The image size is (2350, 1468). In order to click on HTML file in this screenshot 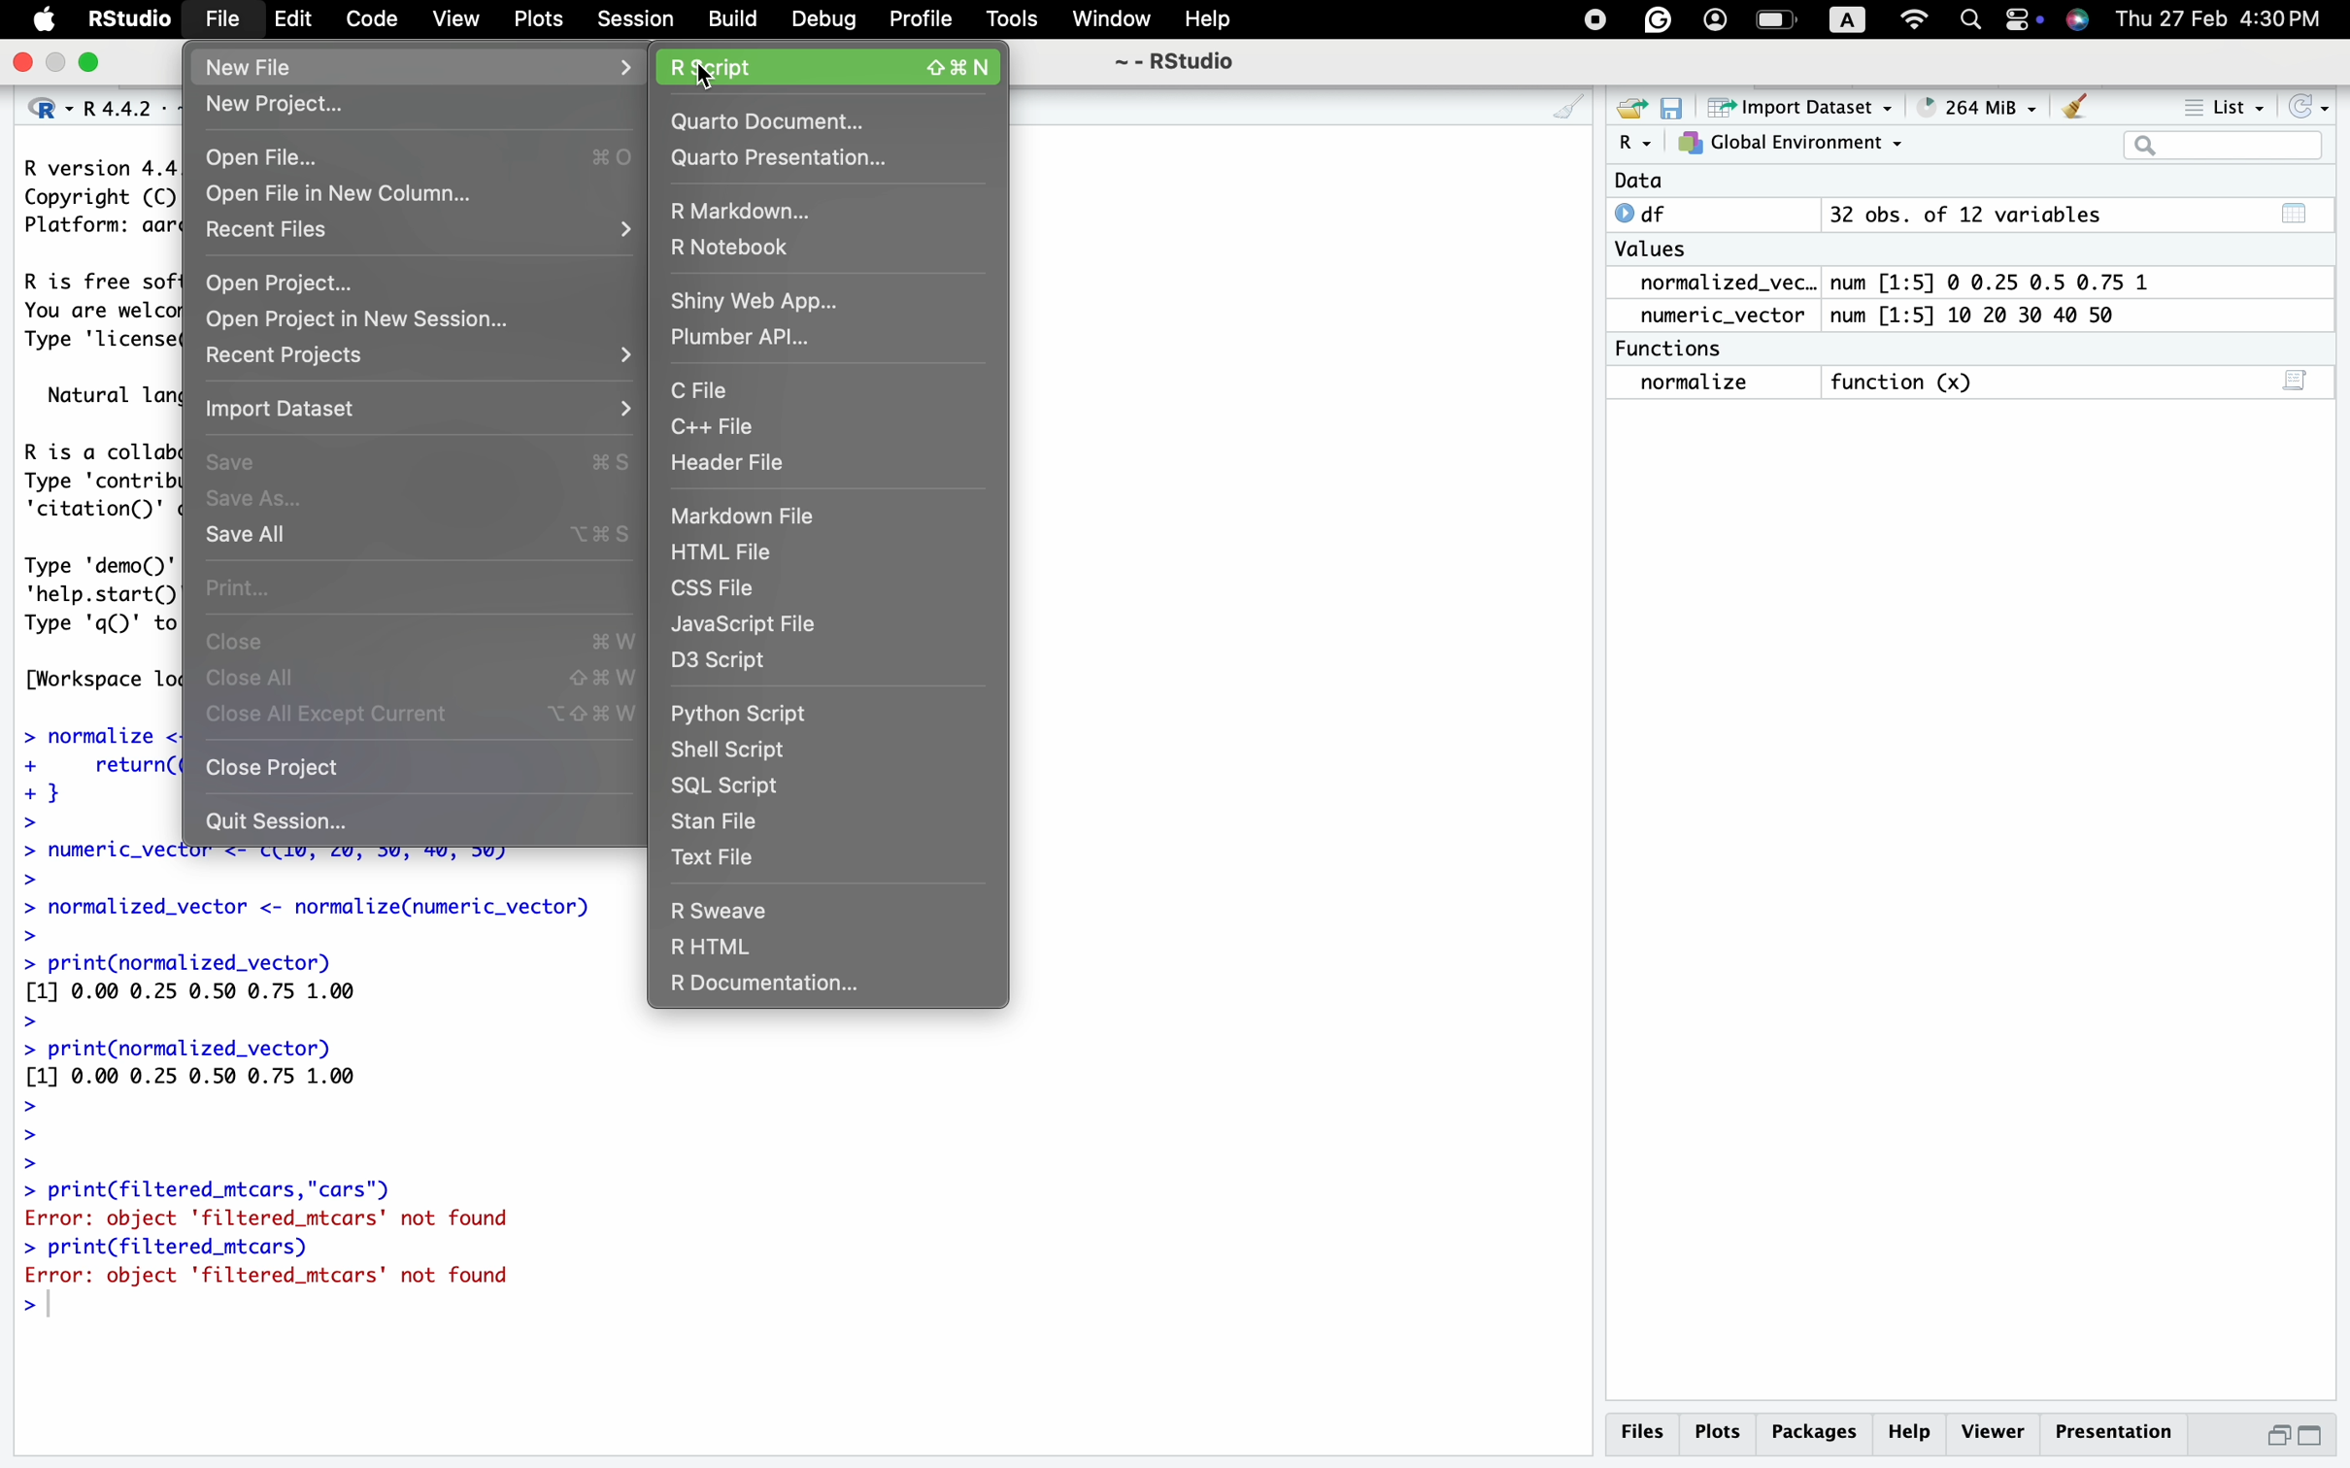, I will do `click(825, 551)`.